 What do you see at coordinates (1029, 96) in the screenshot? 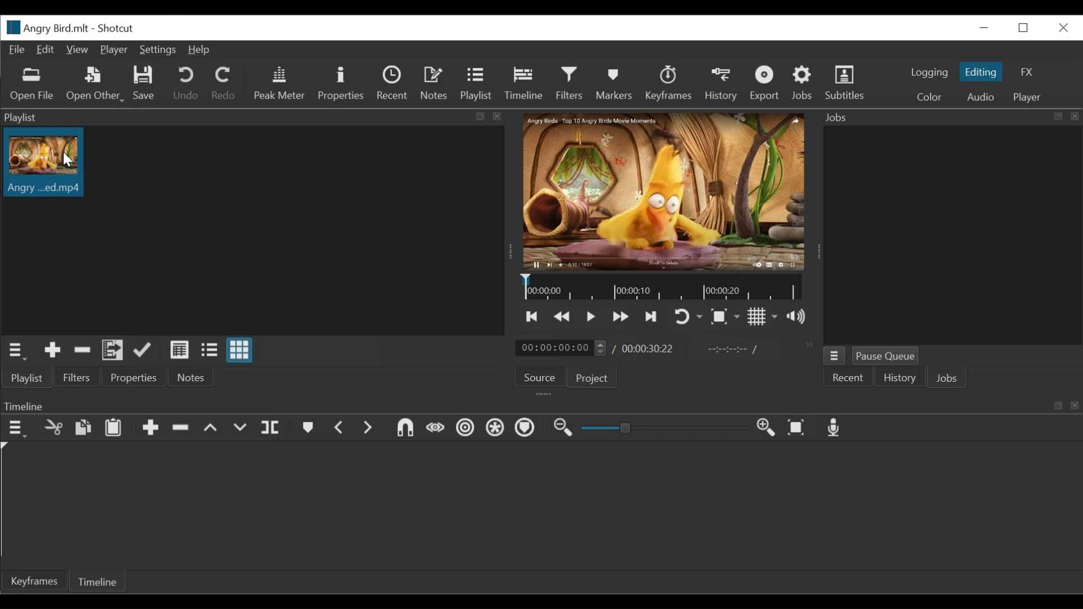
I see `Player` at bounding box center [1029, 96].